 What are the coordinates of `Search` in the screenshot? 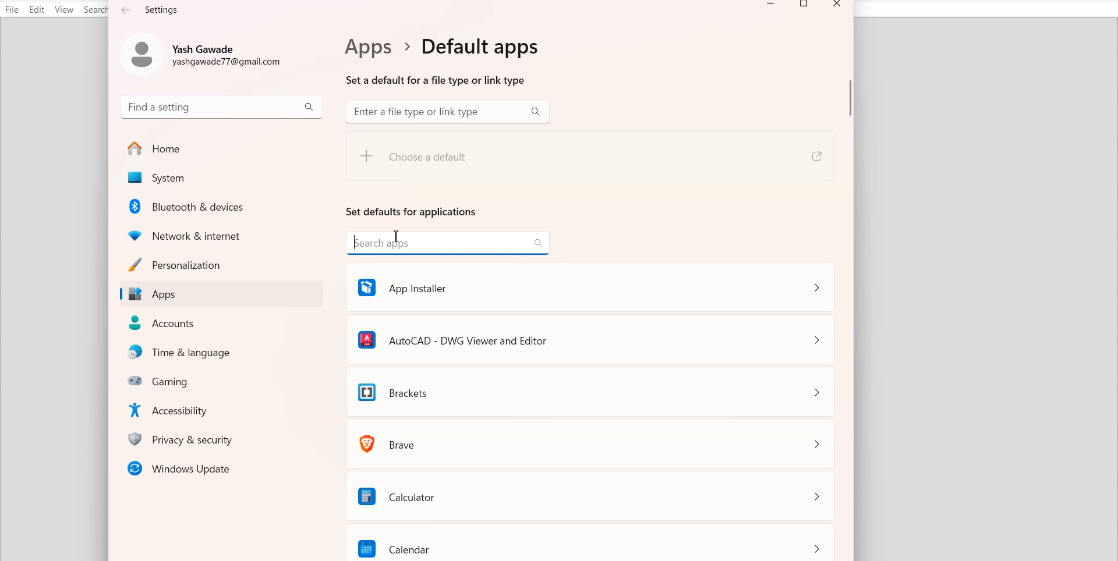 It's located at (97, 10).